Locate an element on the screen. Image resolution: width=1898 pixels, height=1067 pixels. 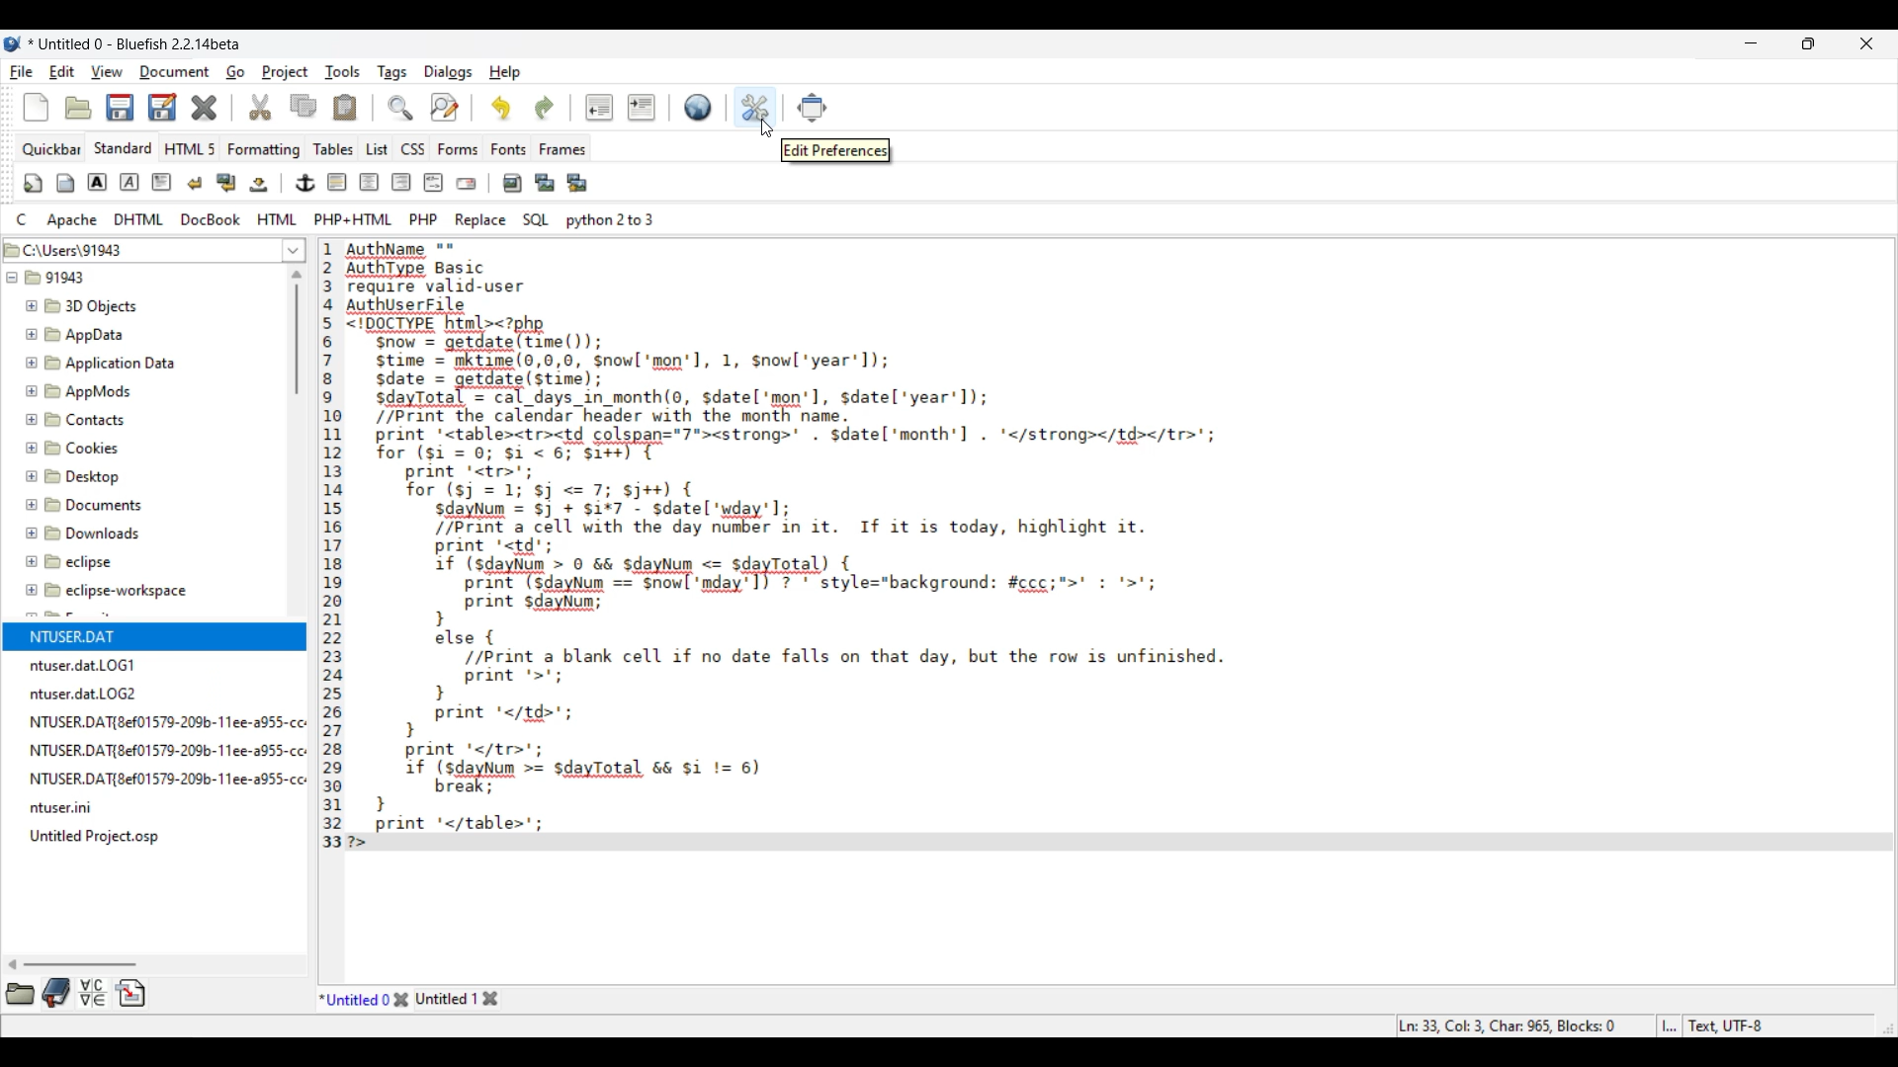
NTUSER.DAT is located at coordinates (129, 633).